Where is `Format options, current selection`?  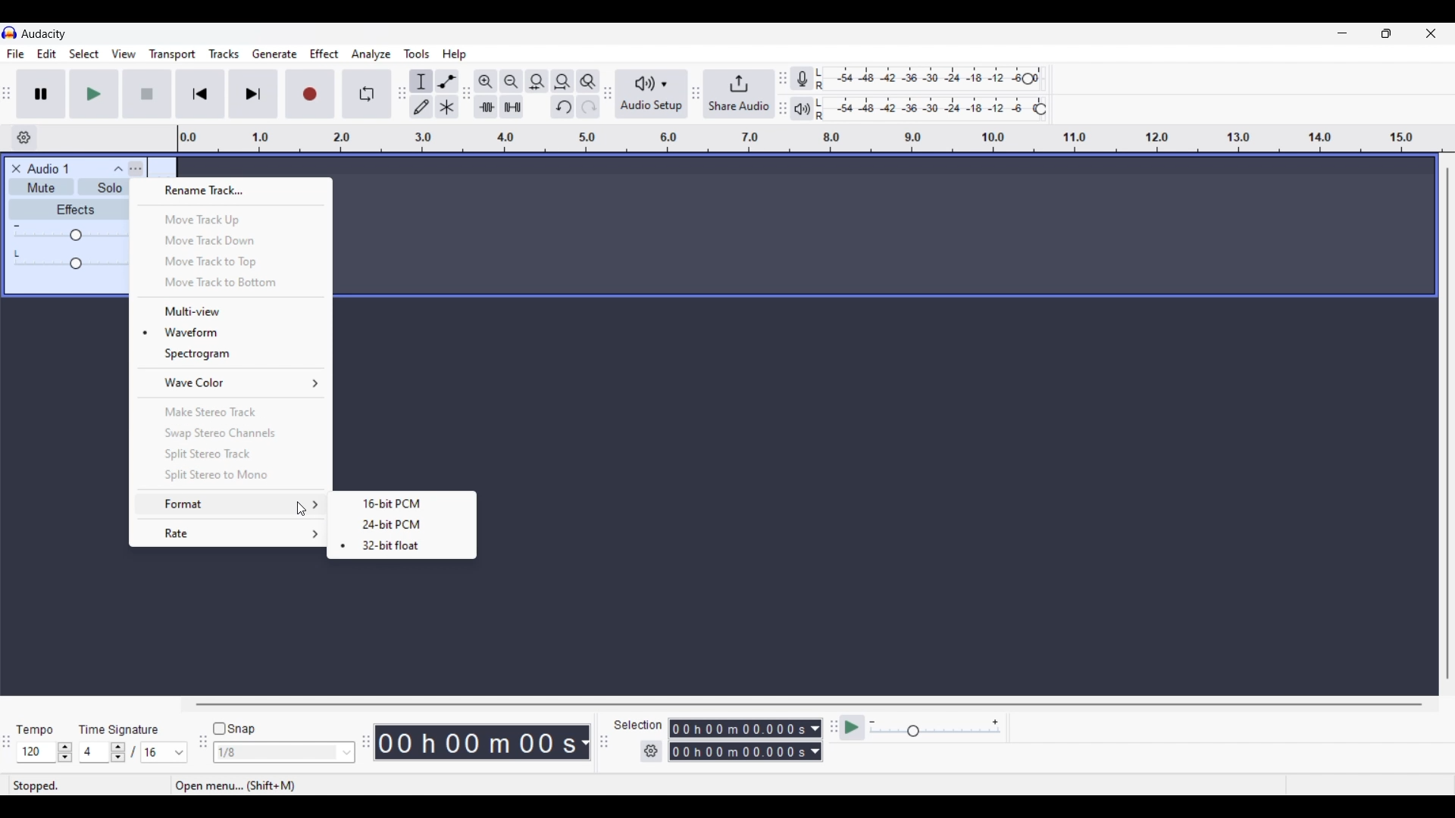
Format options, current selection is located at coordinates (230, 504).